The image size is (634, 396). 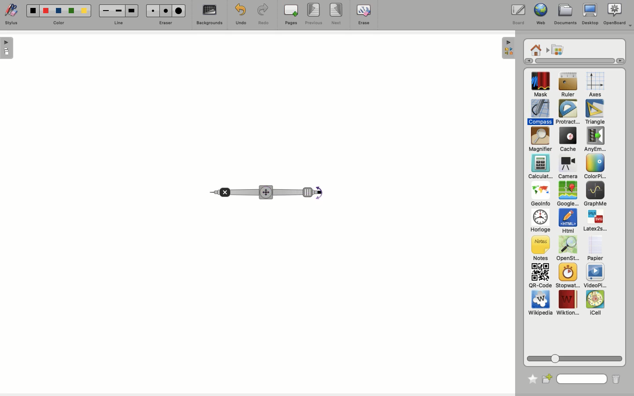 I want to click on Any, so click(x=595, y=139).